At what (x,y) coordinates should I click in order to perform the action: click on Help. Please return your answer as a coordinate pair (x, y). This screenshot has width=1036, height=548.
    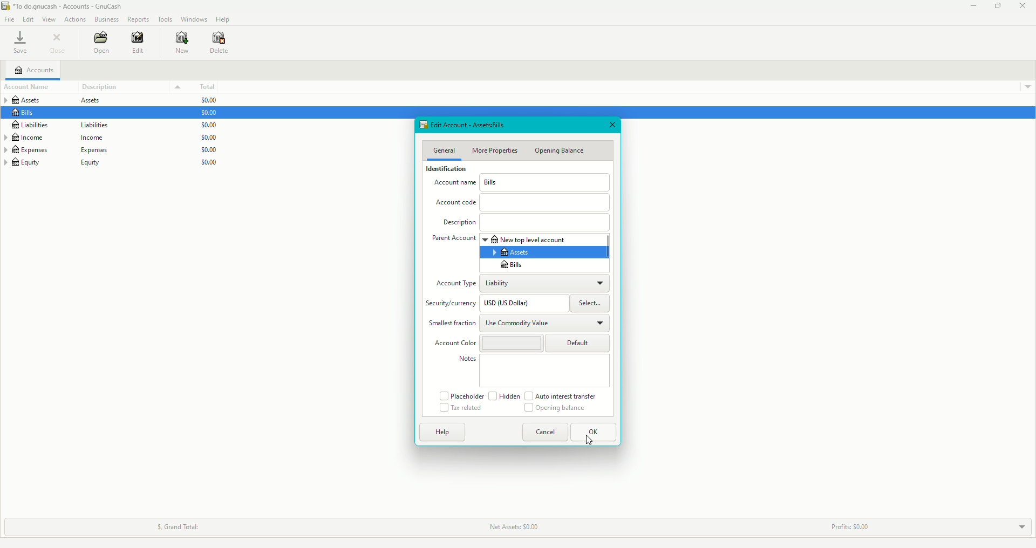
    Looking at the image, I should click on (440, 432).